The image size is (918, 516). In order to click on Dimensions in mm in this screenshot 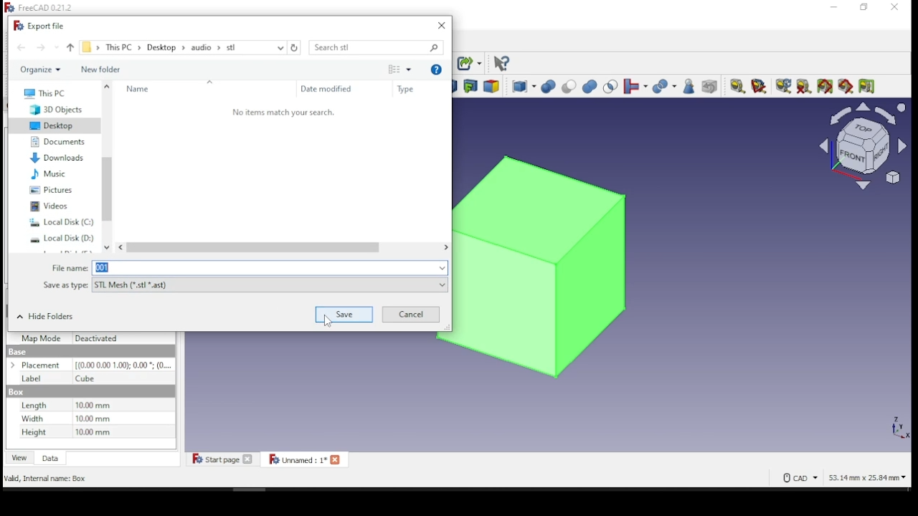, I will do `click(94, 419)`.